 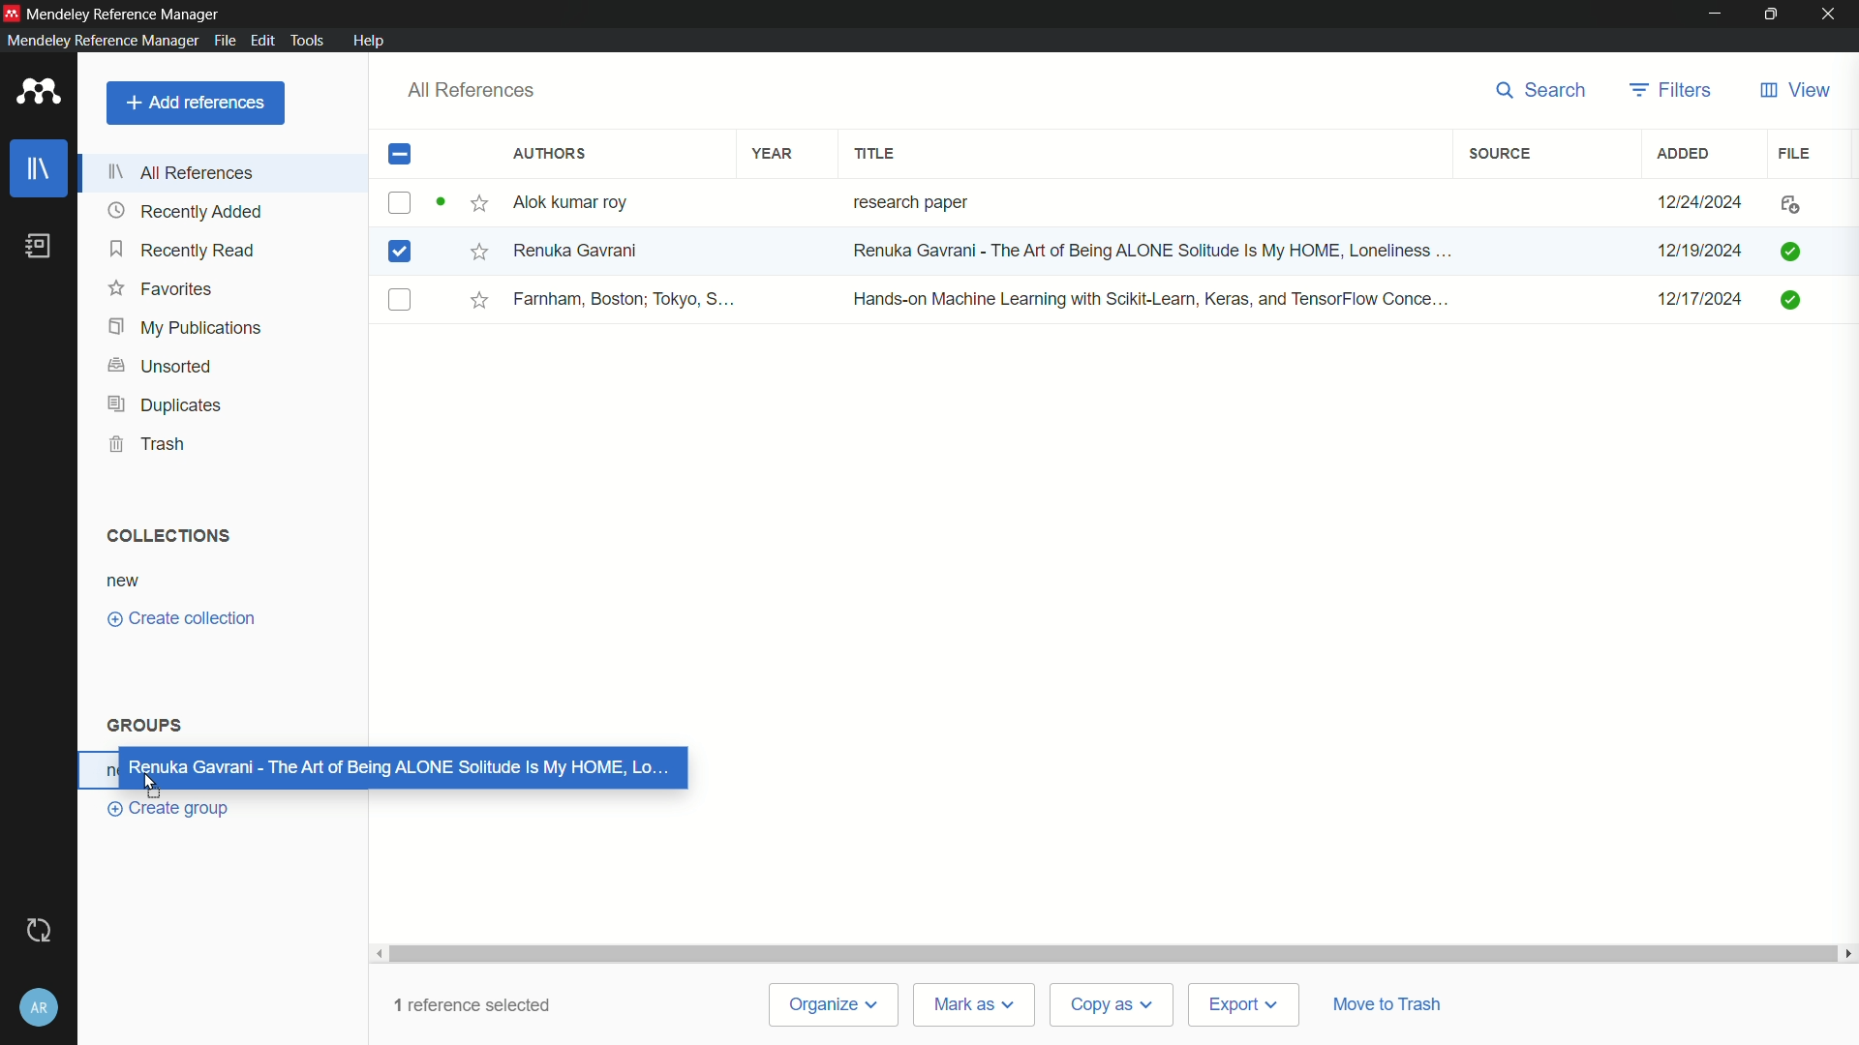 What do you see at coordinates (187, 327) in the screenshot?
I see `my publications` at bounding box center [187, 327].